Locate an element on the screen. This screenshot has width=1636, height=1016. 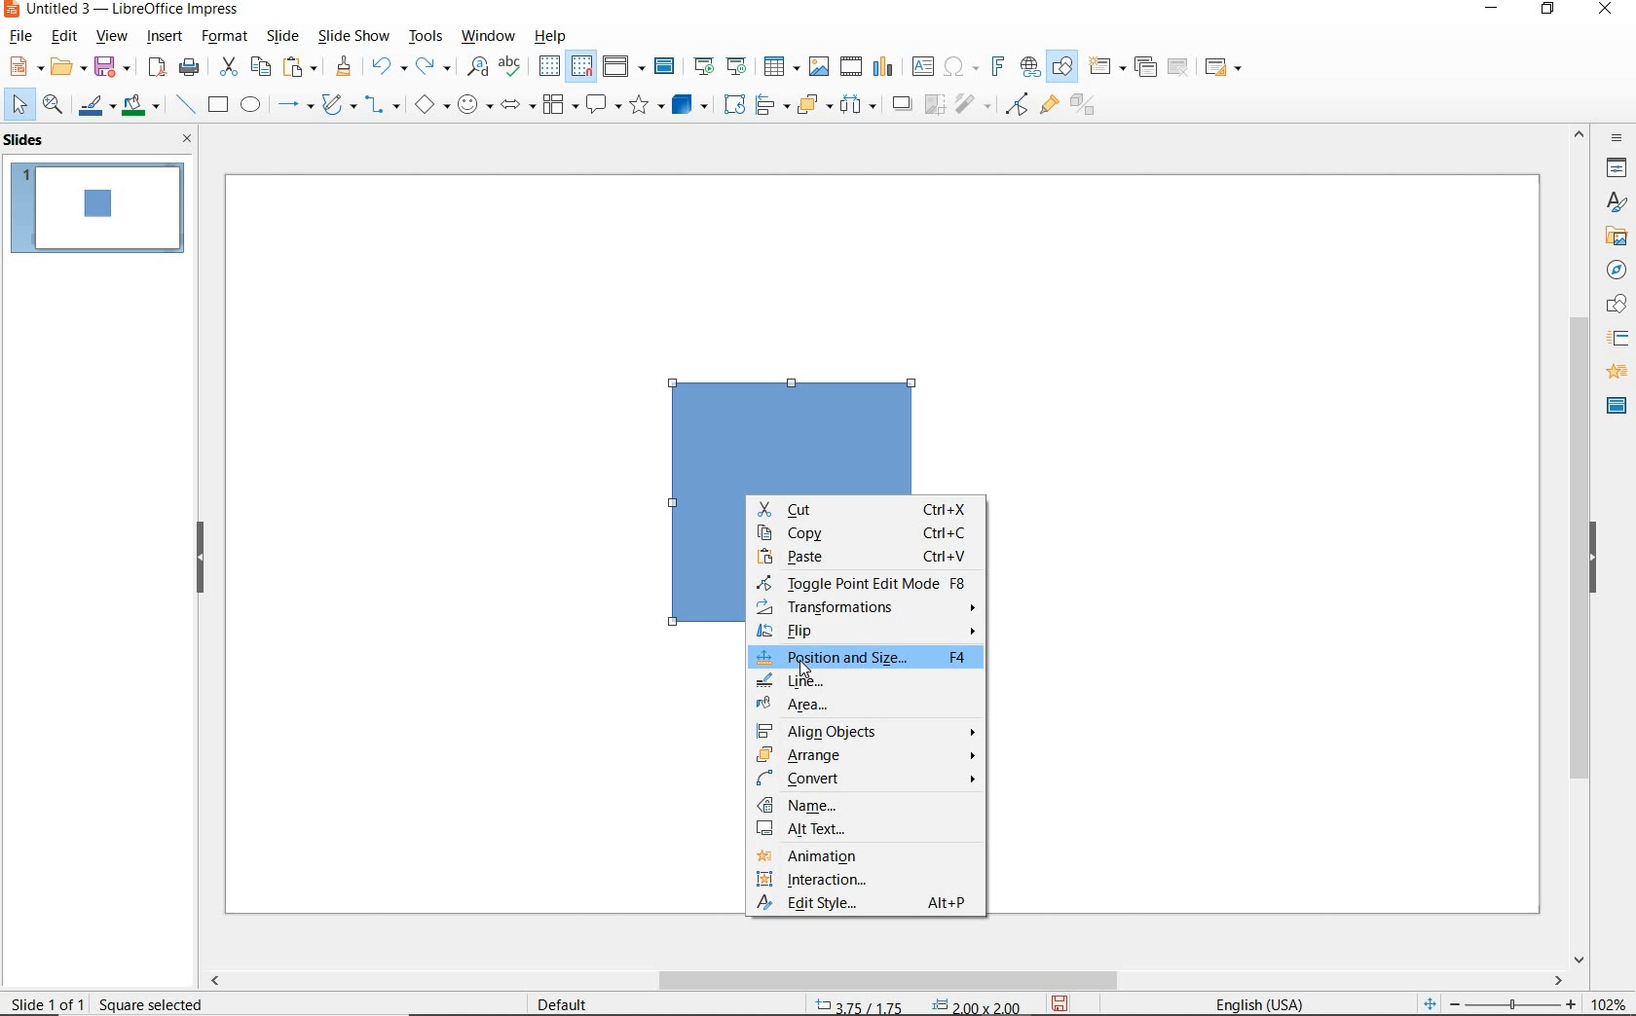
slide transition is located at coordinates (1617, 339).